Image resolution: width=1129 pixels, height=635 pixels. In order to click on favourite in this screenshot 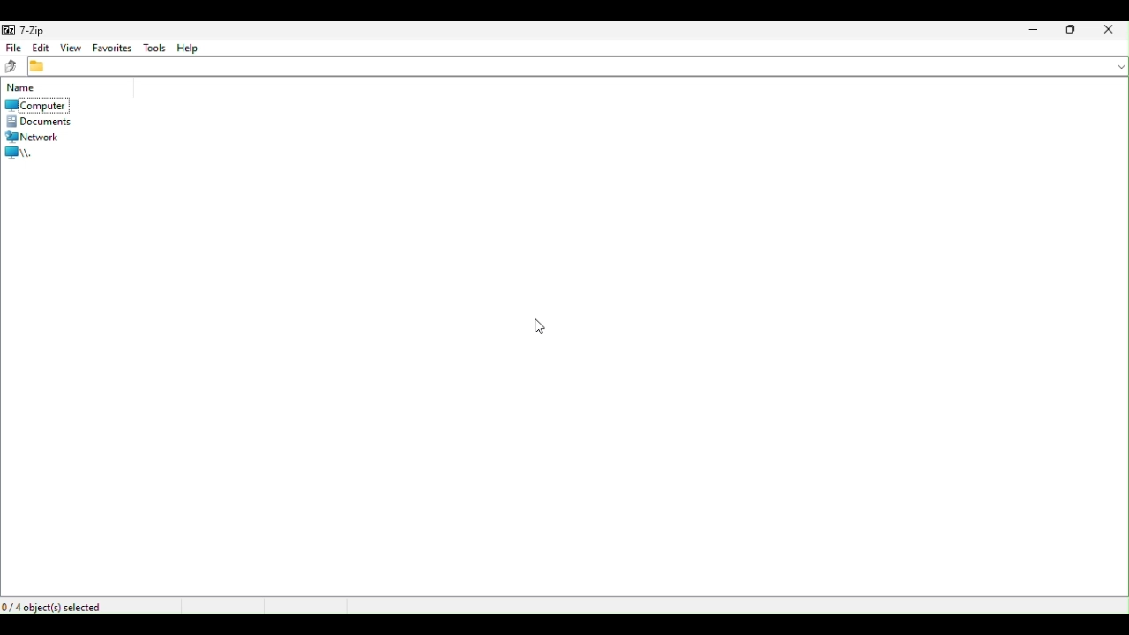, I will do `click(112, 47)`.